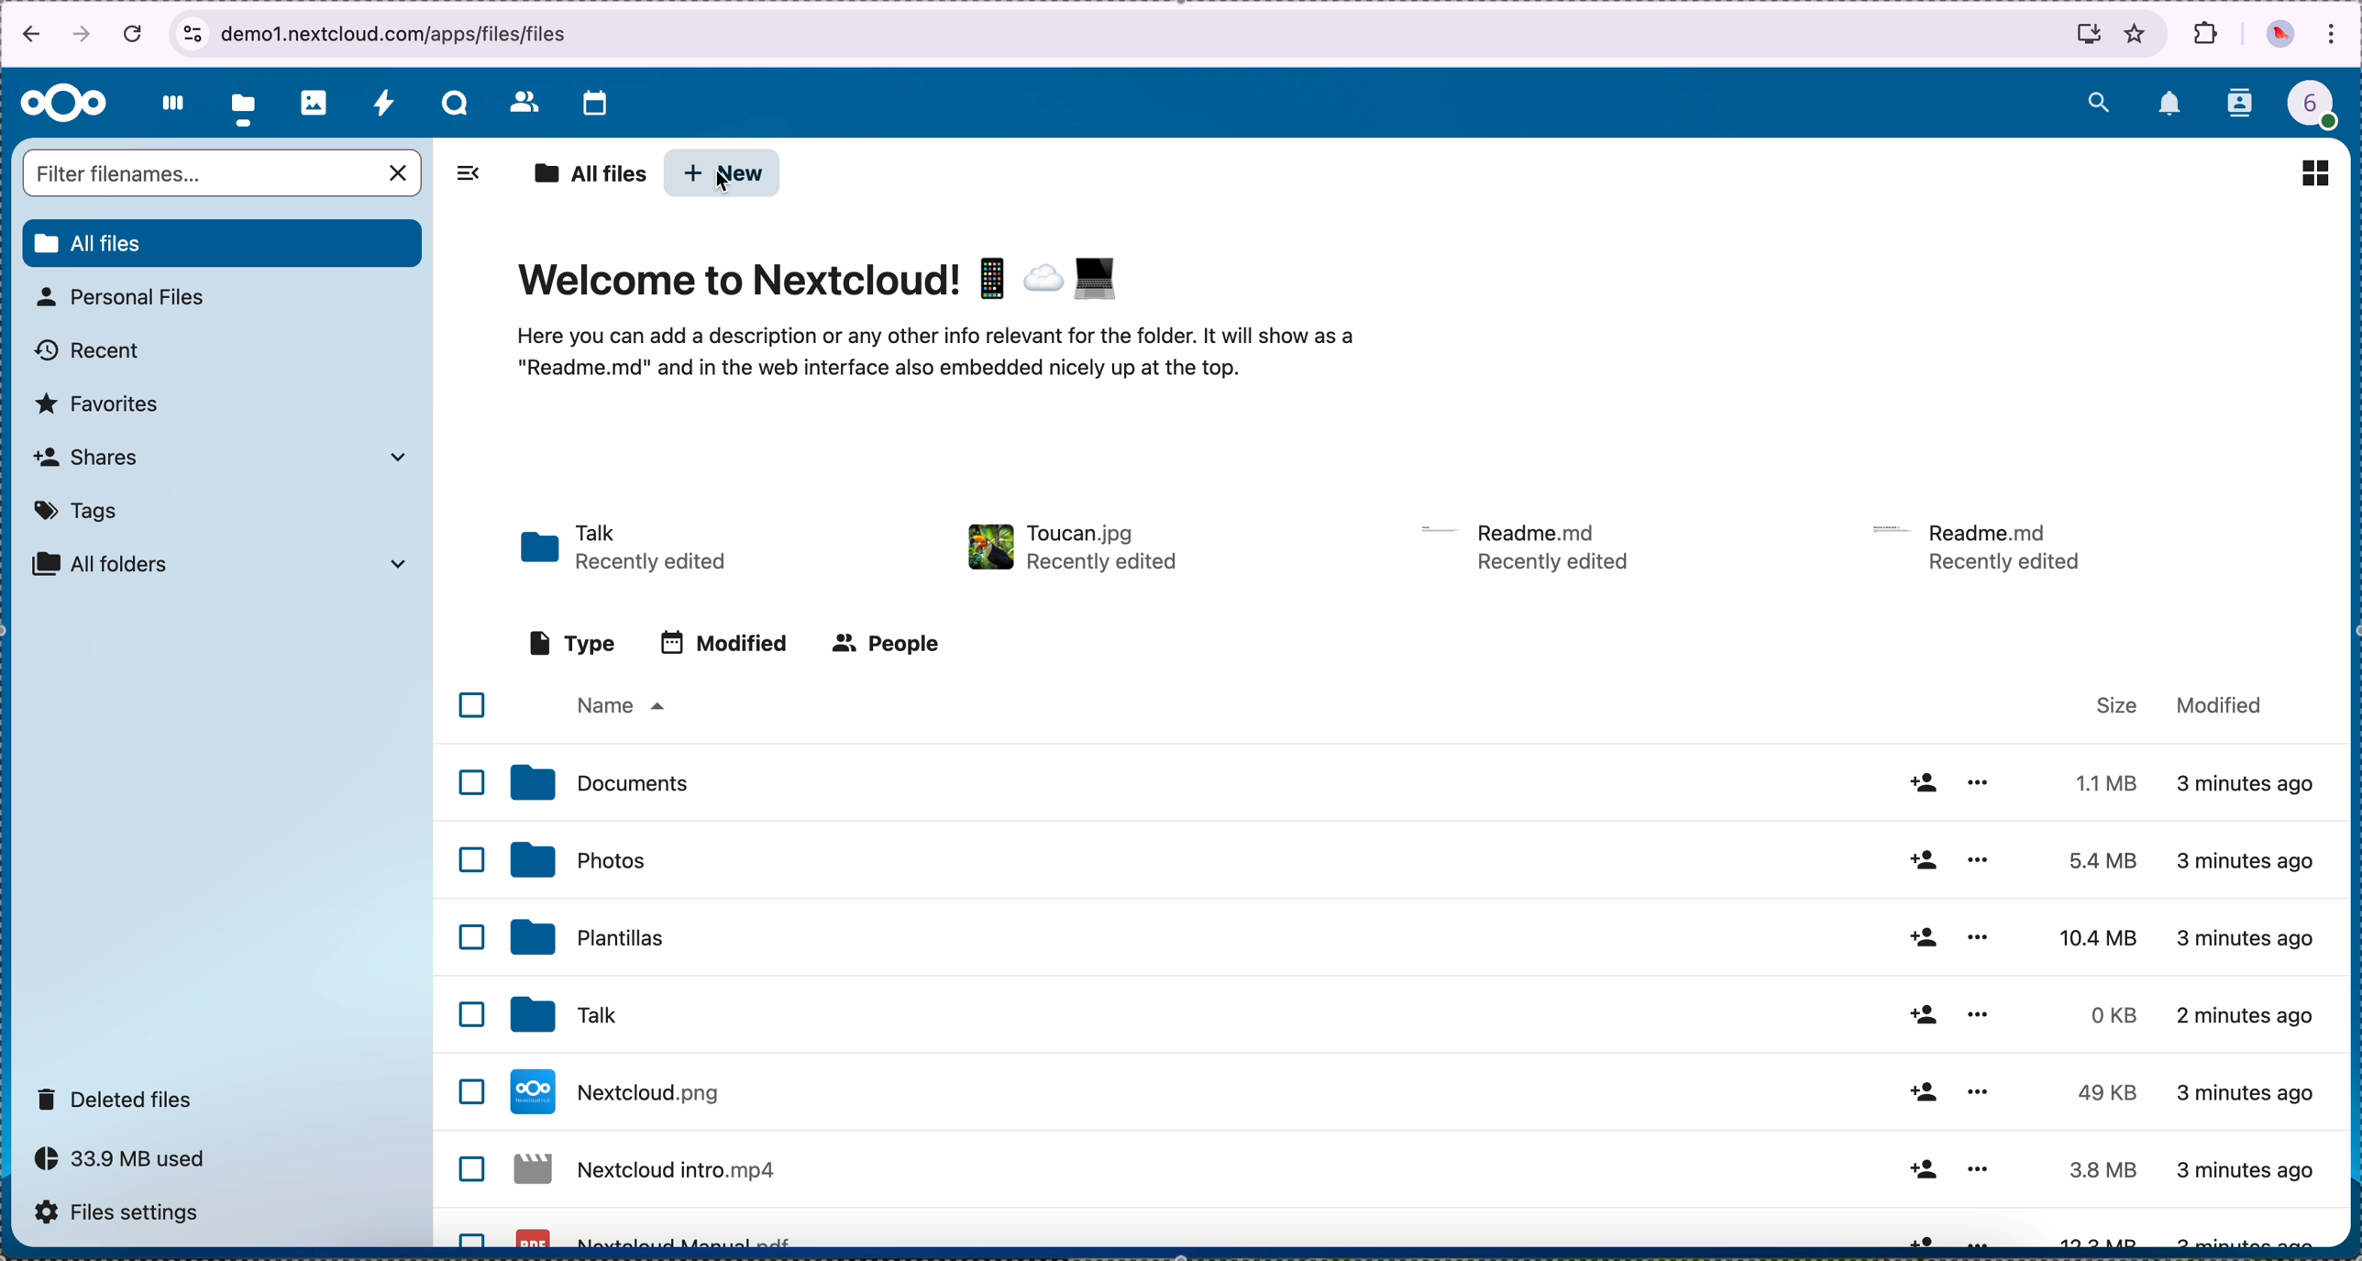  What do you see at coordinates (2089, 38) in the screenshot?
I see `install Nextcloud` at bounding box center [2089, 38].